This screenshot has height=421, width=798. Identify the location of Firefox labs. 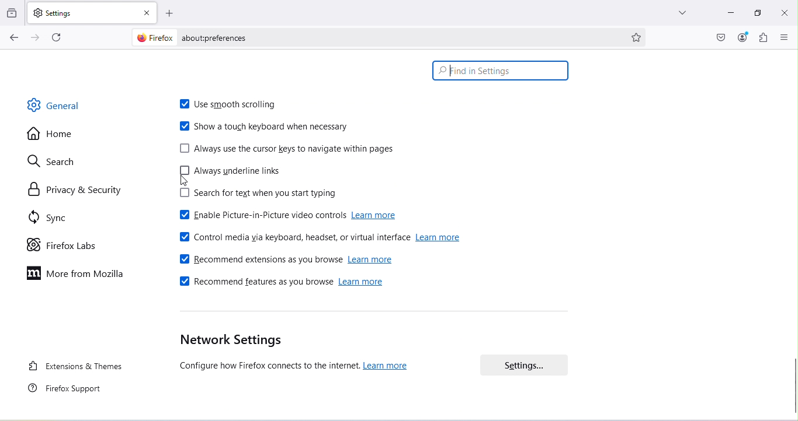
(55, 244).